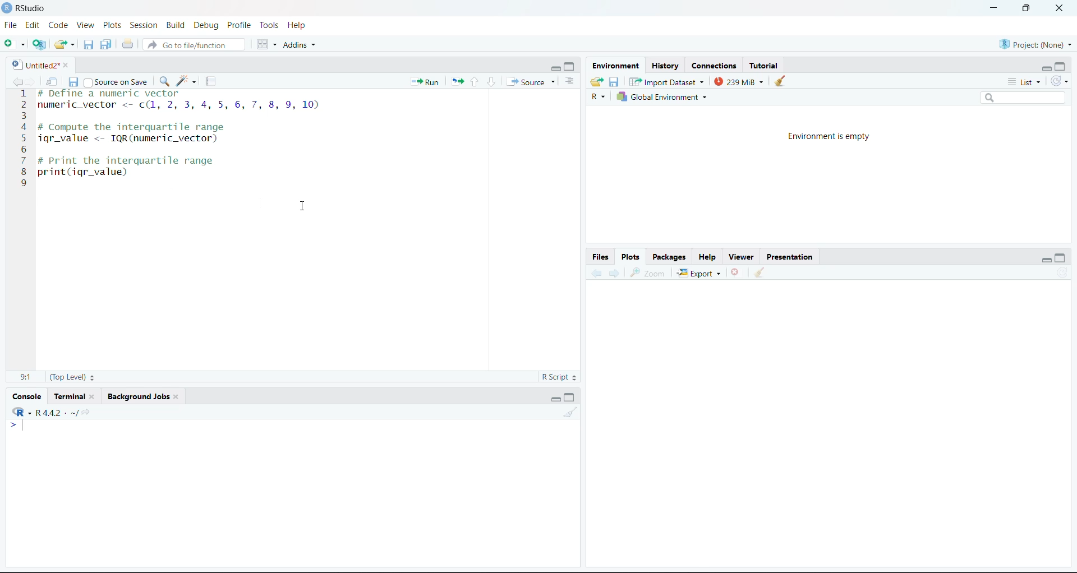 The width and height of the screenshot is (1077, 573). Describe the element at coordinates (613, 273) in the screenshot. I see `Go forward to the next source location (Ctrl + F10)` at that location.